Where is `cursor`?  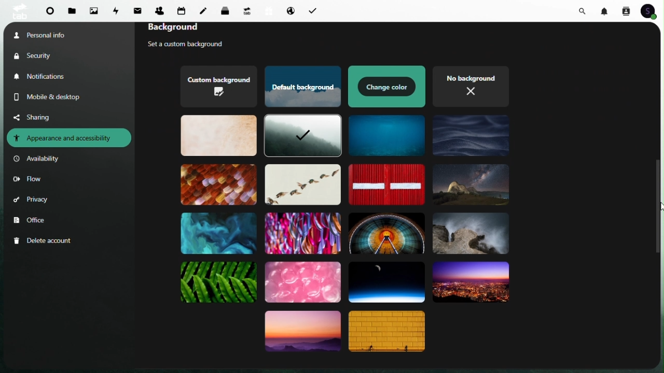 cursor is located at coordinates (660, 208).